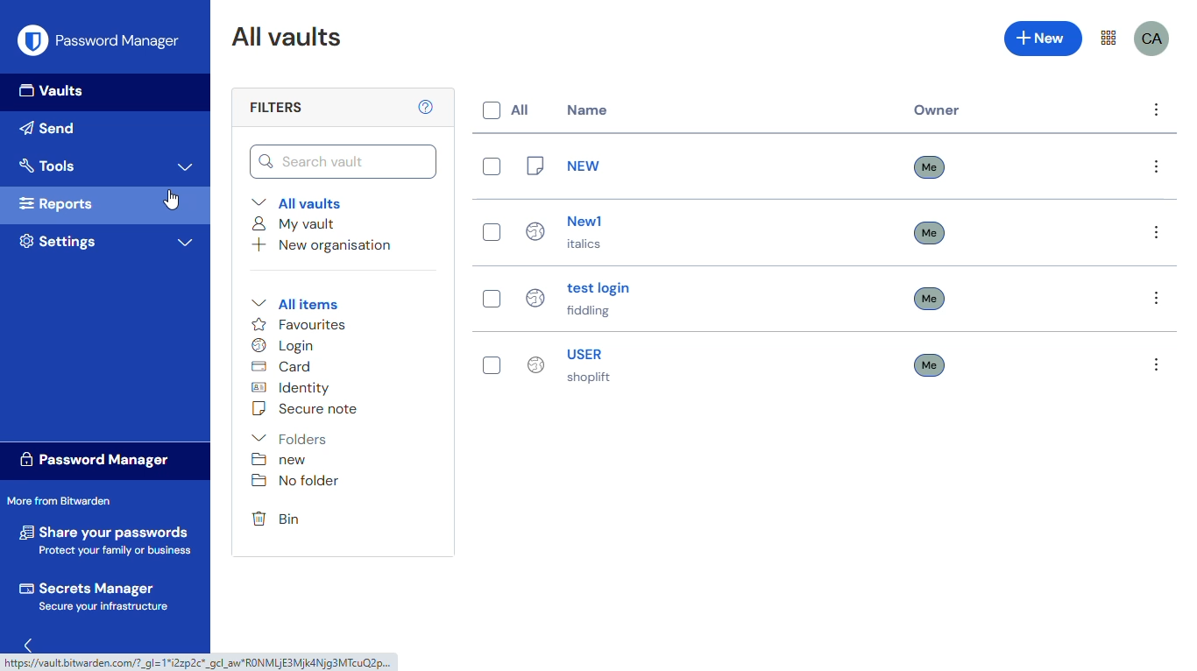 The width and height of the screenshot is (1197, 671). I want to click on vaults, so click(53, 89).